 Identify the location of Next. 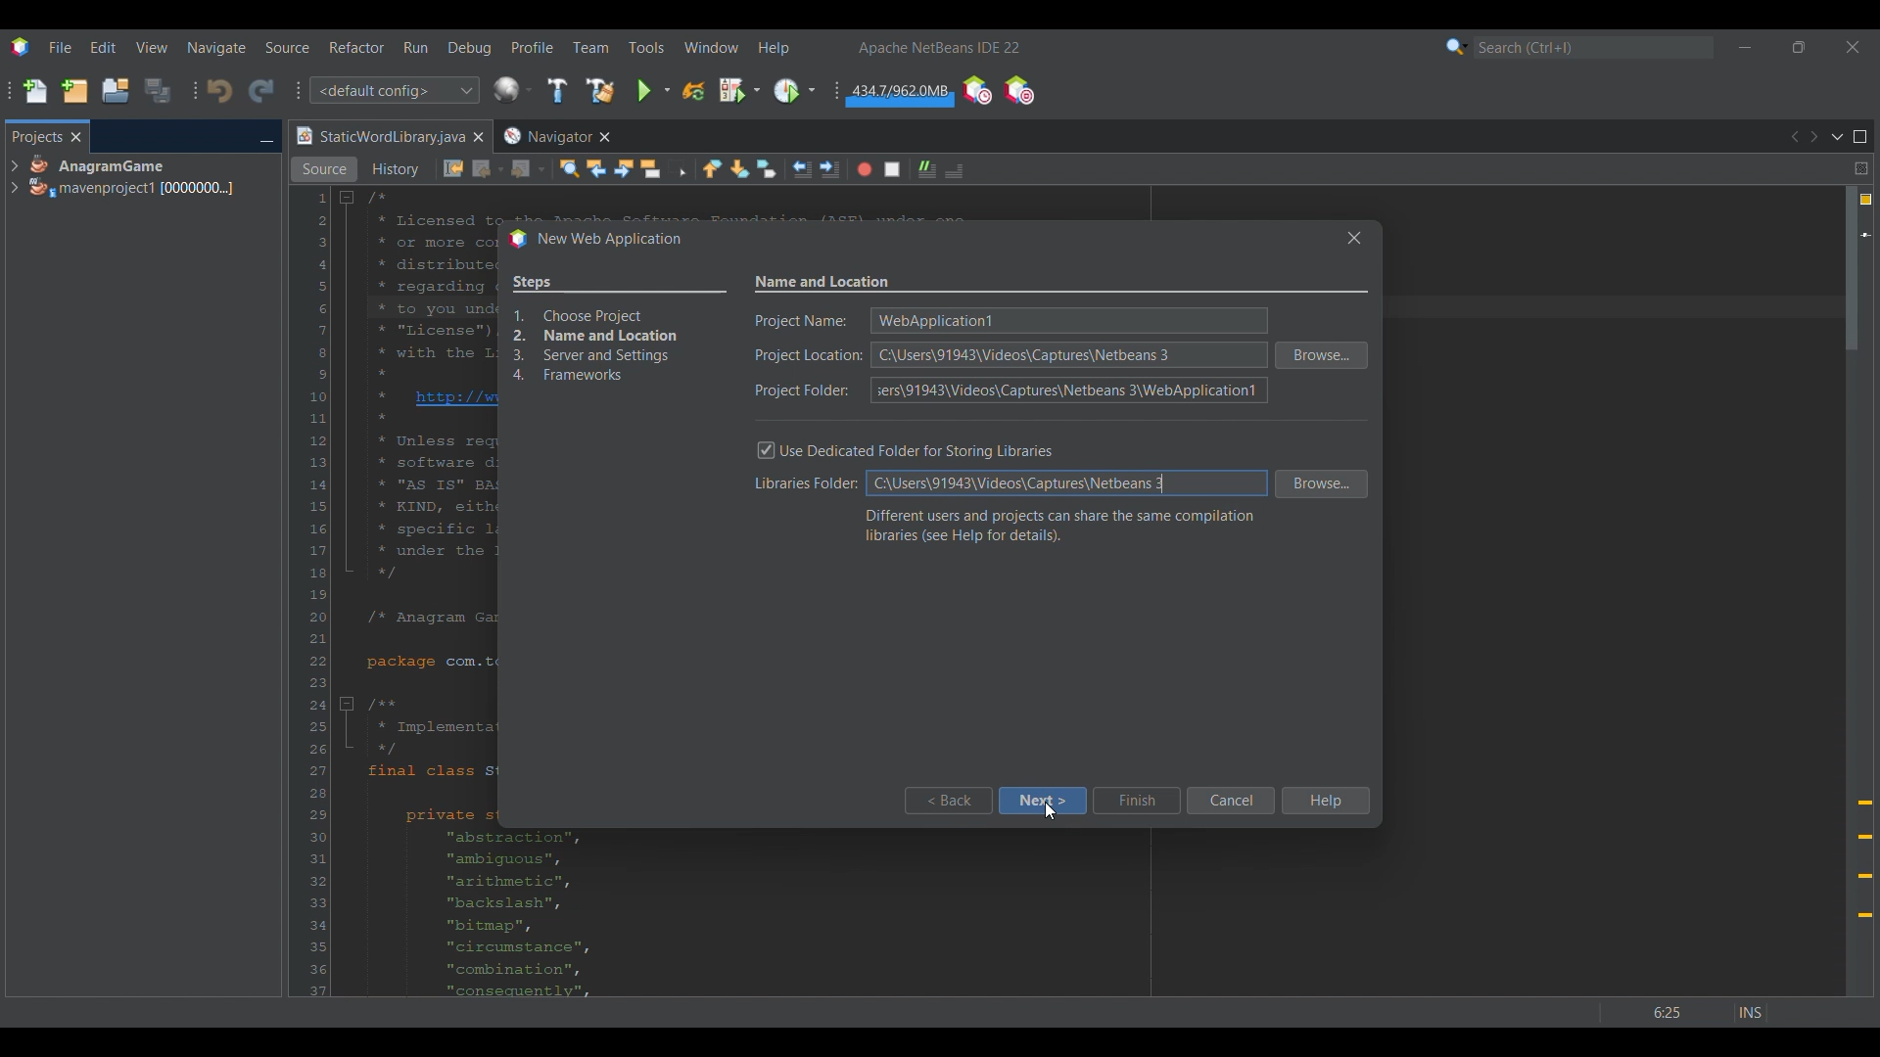
(1813, 137).